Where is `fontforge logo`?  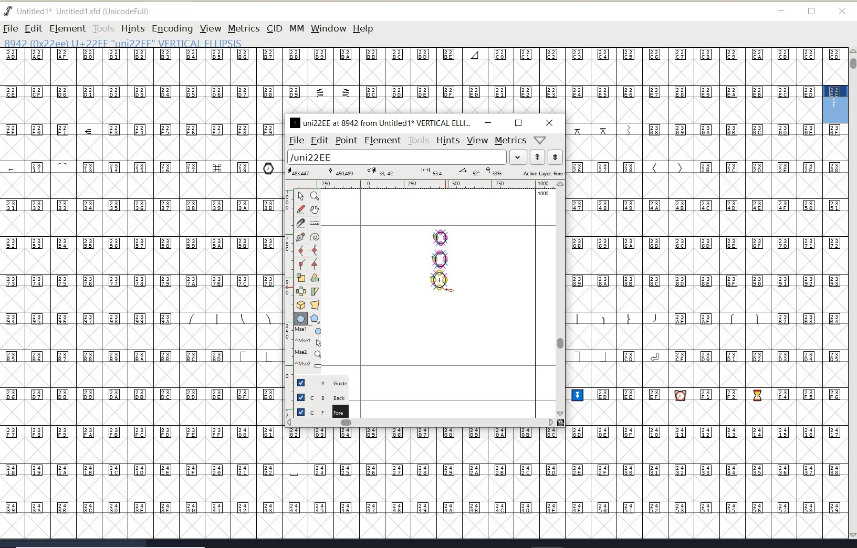
fontforge logo is located at coordinates (8, 11).